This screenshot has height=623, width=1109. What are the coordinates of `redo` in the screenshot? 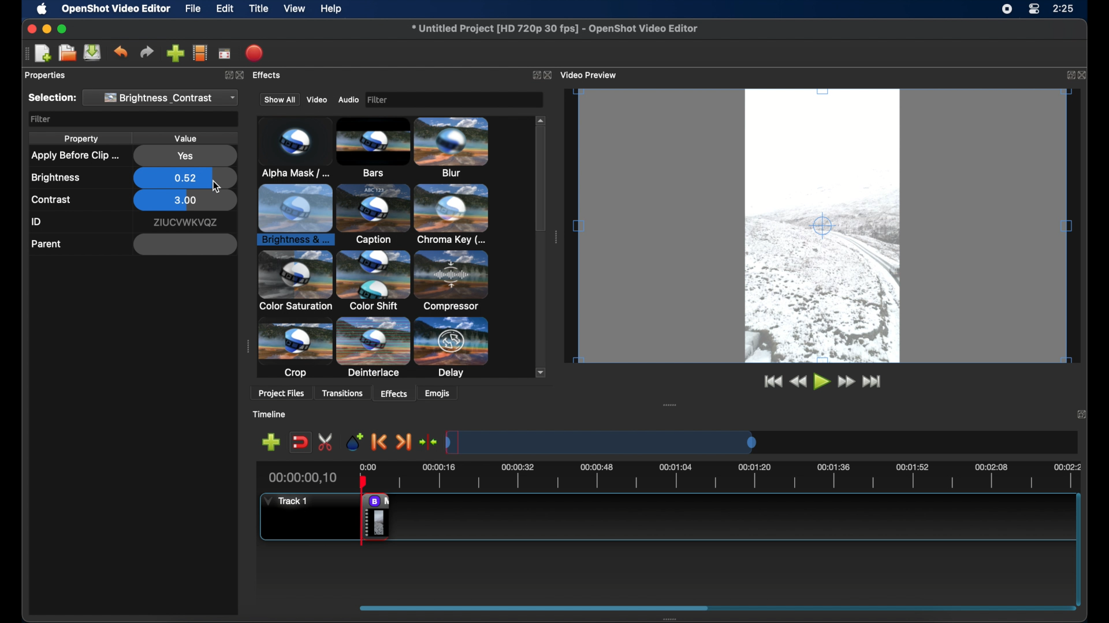 It's located at (147, 52).